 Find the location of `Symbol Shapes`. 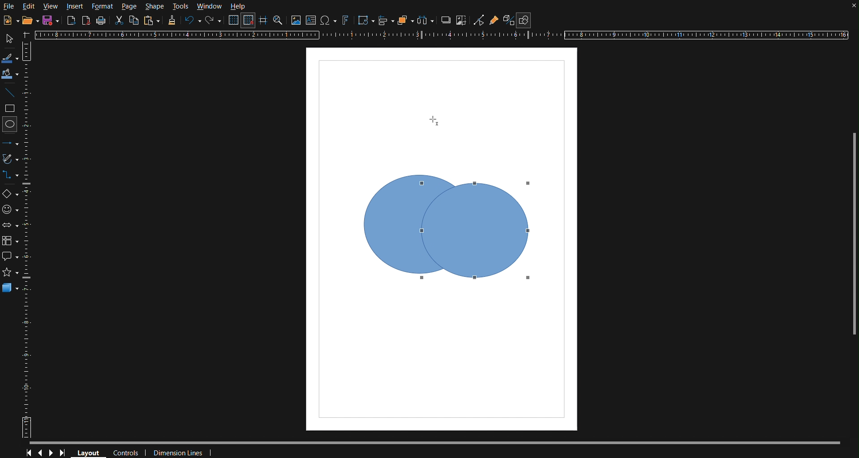

Symbol Shapes is located at coordinates (10, 212).